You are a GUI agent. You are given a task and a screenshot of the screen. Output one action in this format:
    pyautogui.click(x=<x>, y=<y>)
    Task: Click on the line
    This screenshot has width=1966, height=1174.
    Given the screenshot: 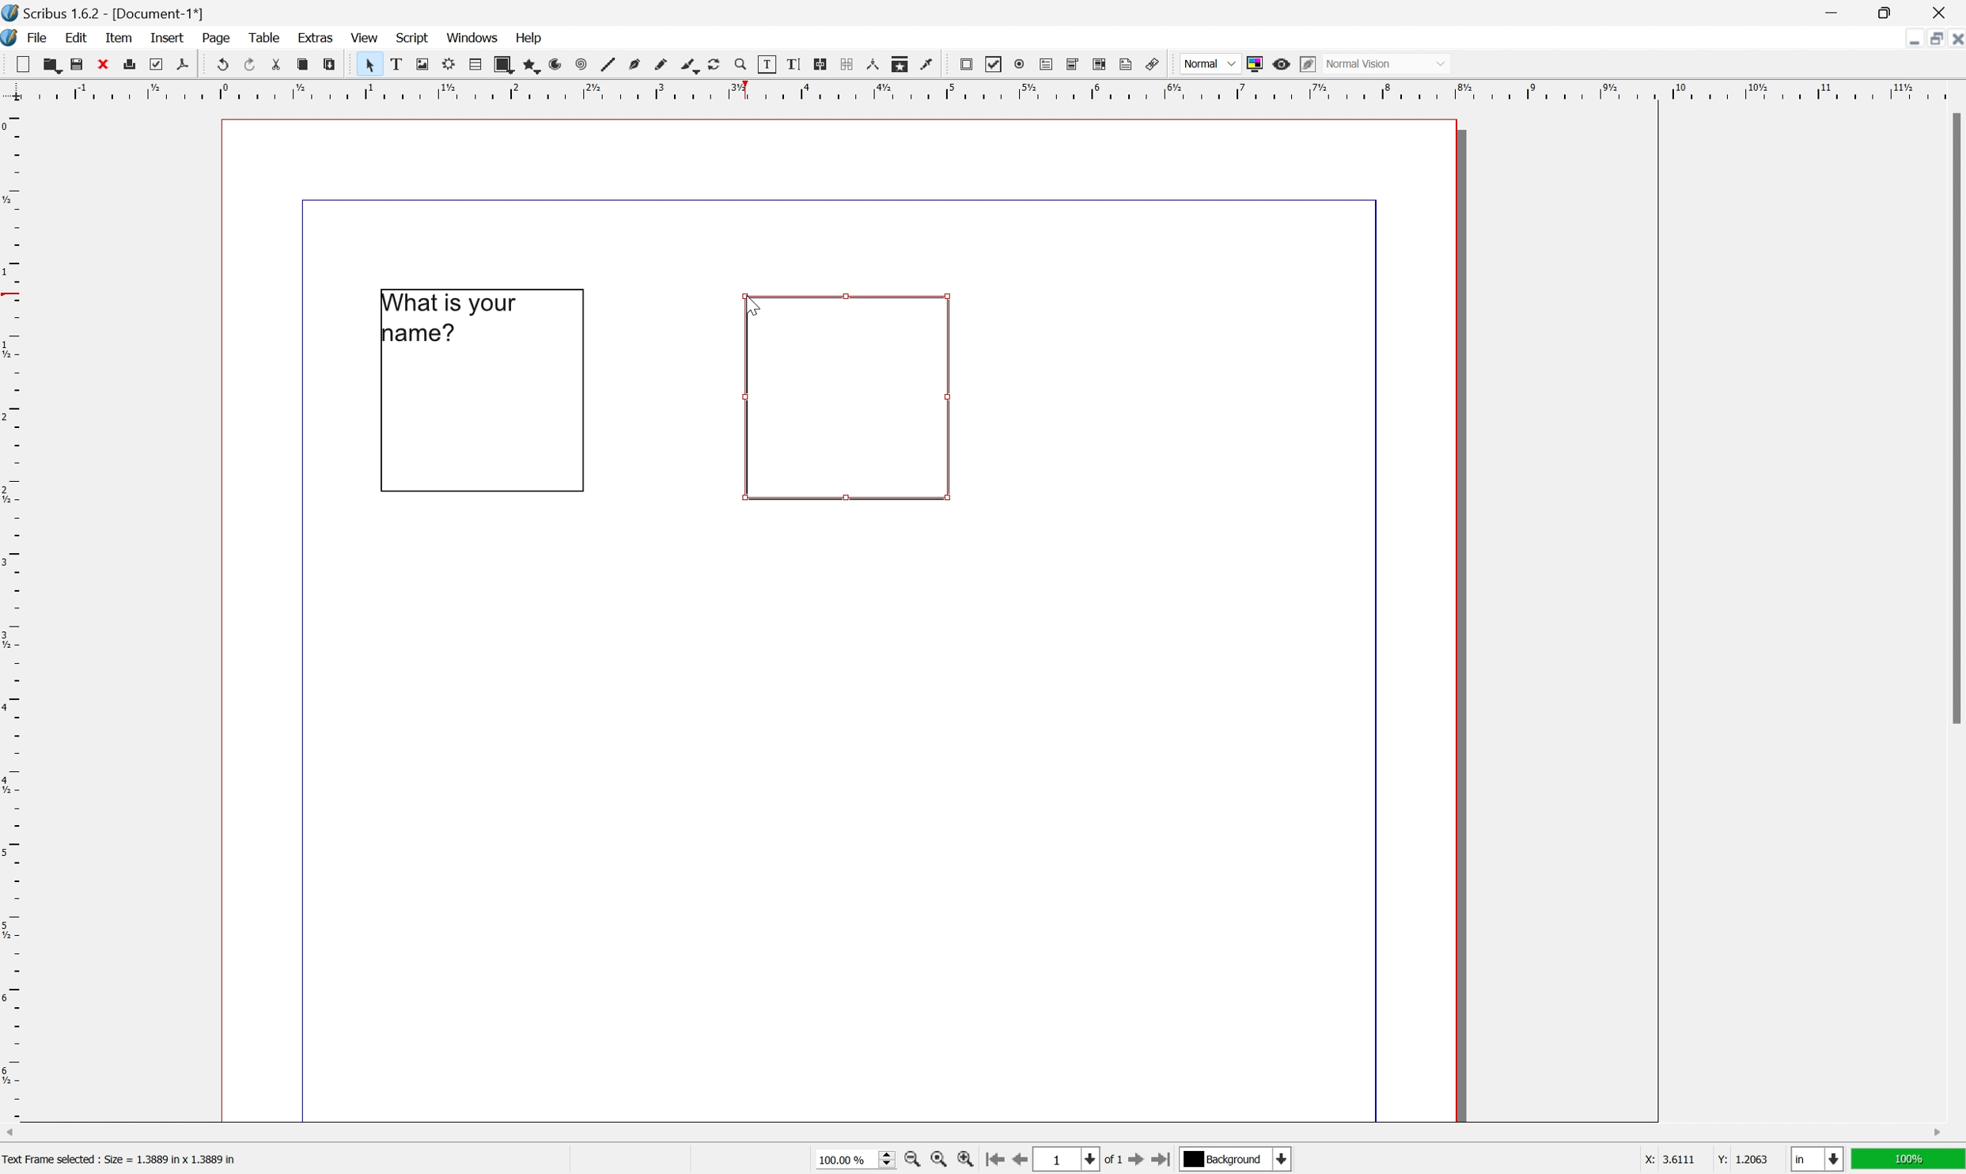 What is the action you would take?
    pyautogui.click(x=608, y=66)
    